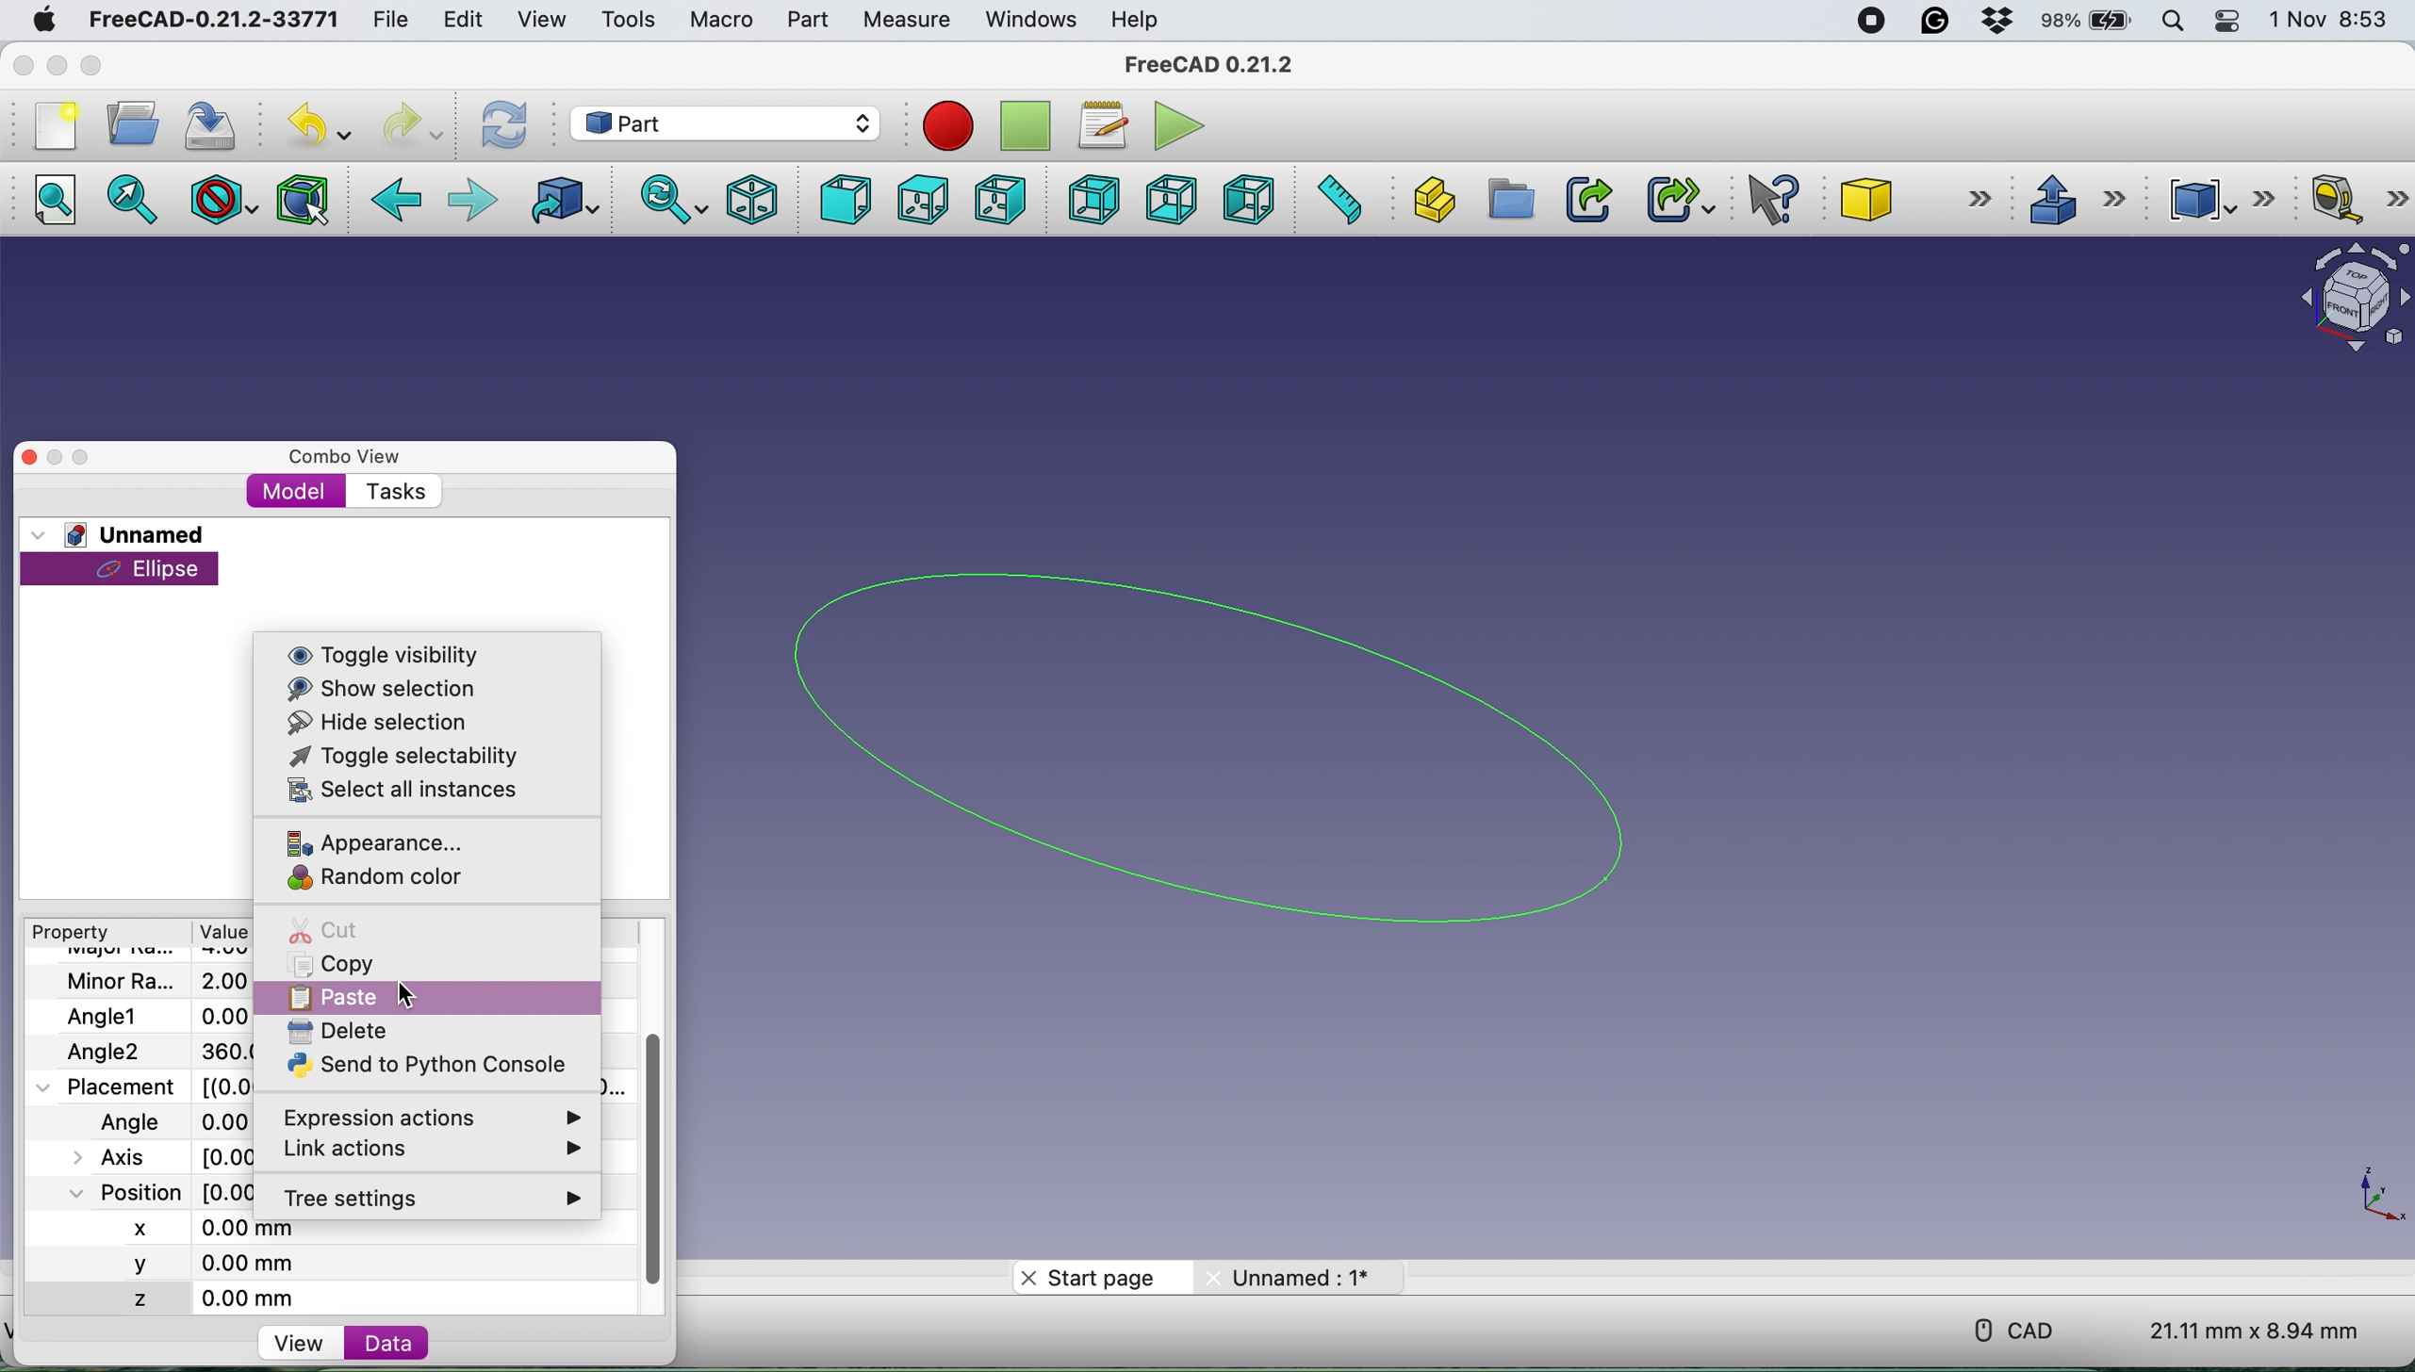 The image size is (2415, 1372). I want to click on top, so click(930, 200).